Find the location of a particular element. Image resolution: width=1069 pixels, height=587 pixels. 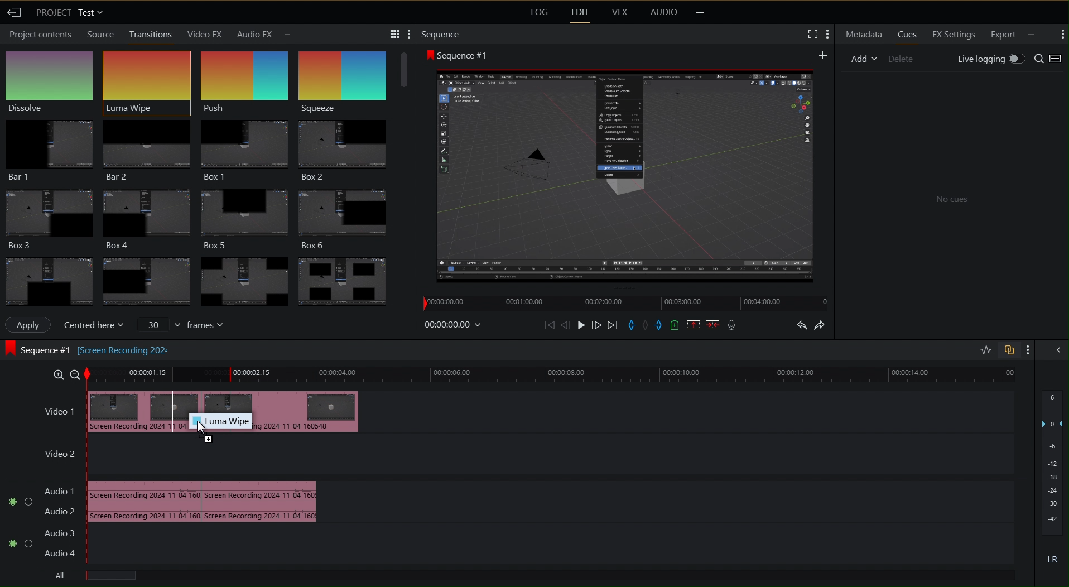

Apply is located at coordinates (31, 325).